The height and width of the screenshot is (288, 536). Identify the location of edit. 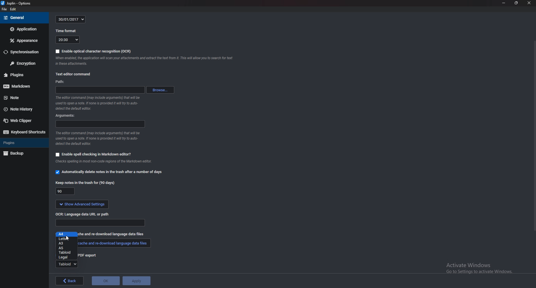
(14, 9).